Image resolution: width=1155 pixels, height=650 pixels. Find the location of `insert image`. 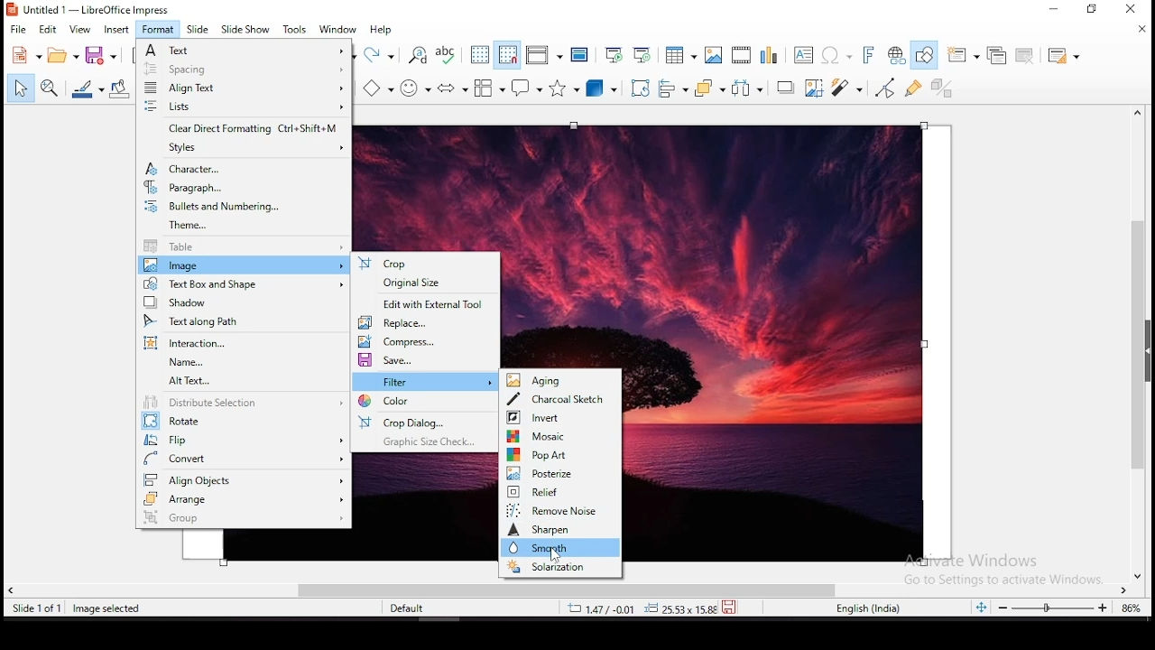

insert image is located at coordinates (715, 56).